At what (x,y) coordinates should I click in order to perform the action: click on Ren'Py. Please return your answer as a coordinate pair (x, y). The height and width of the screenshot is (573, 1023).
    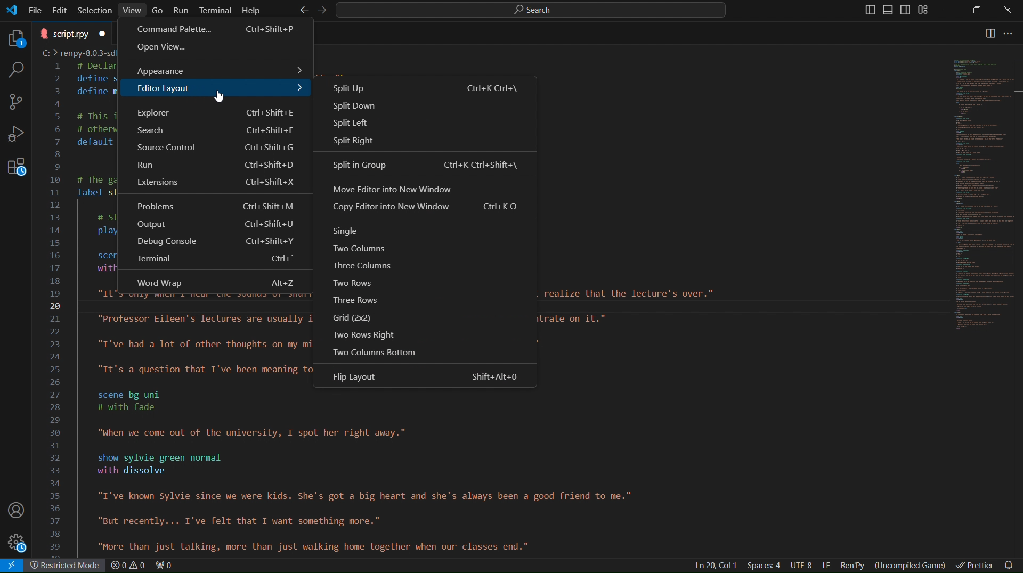
    Looking at the image, I should click on (854, 564).